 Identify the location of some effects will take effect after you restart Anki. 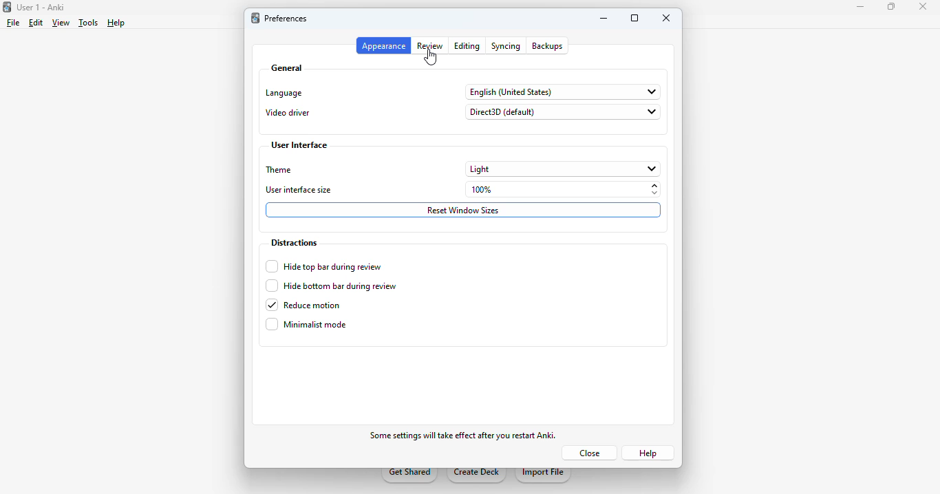
(465, 436).